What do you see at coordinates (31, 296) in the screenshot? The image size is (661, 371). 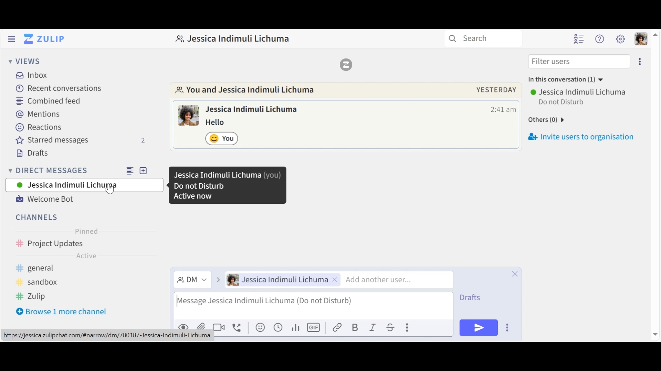 I see `zulip` at bounding box center [31, 296].